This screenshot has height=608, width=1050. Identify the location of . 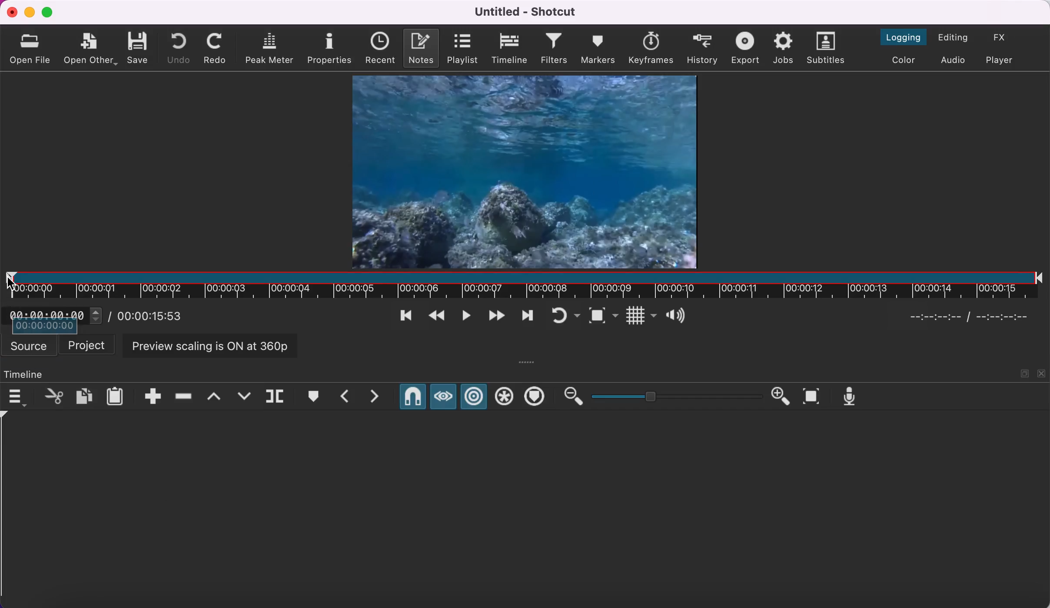
(676, 315).